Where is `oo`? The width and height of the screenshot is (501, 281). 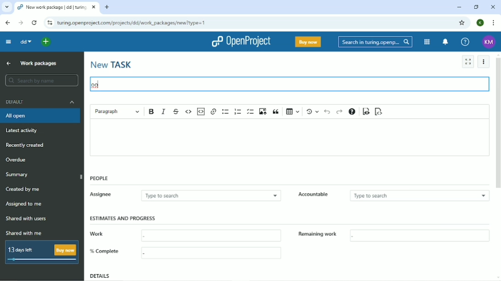 oo is located at coordinates (95, 83).